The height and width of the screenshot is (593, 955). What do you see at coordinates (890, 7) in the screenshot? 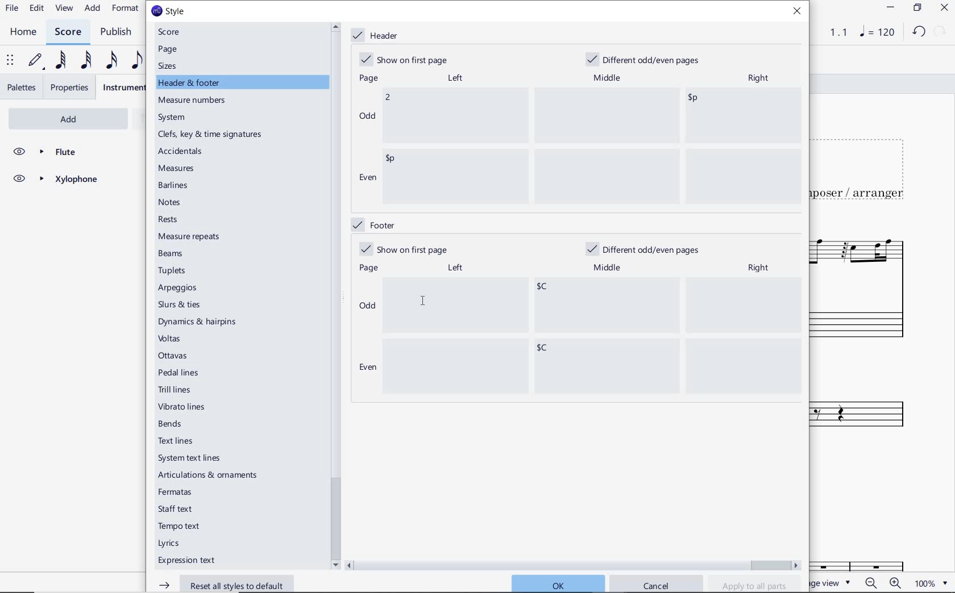
I see `MINIMIZE` at bounding box center [890, 7].